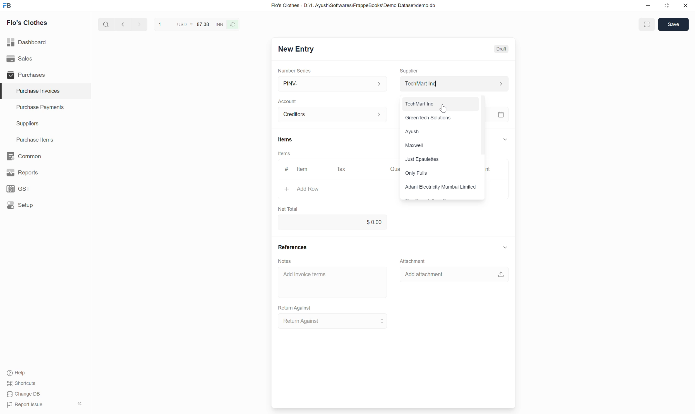 The width and height of the screenshot is (695, 414). Describe the element at coordinates (23, 374) in the screenshot. I see ` Help` at that location.